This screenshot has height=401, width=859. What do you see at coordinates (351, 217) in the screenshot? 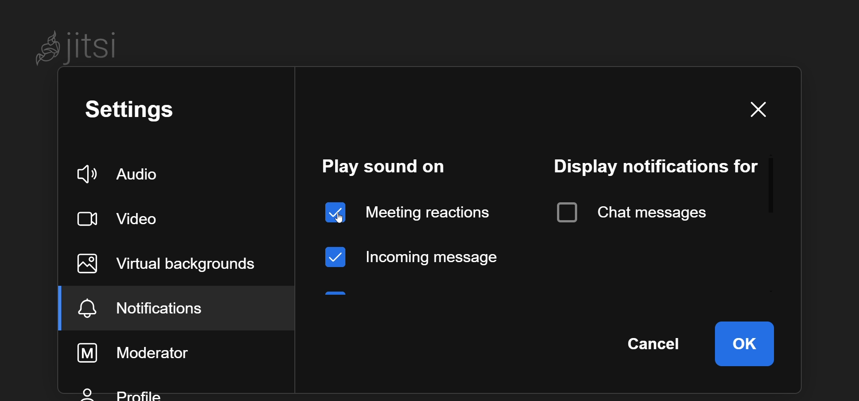
I see `cursor` at bounding box center [351, 217].